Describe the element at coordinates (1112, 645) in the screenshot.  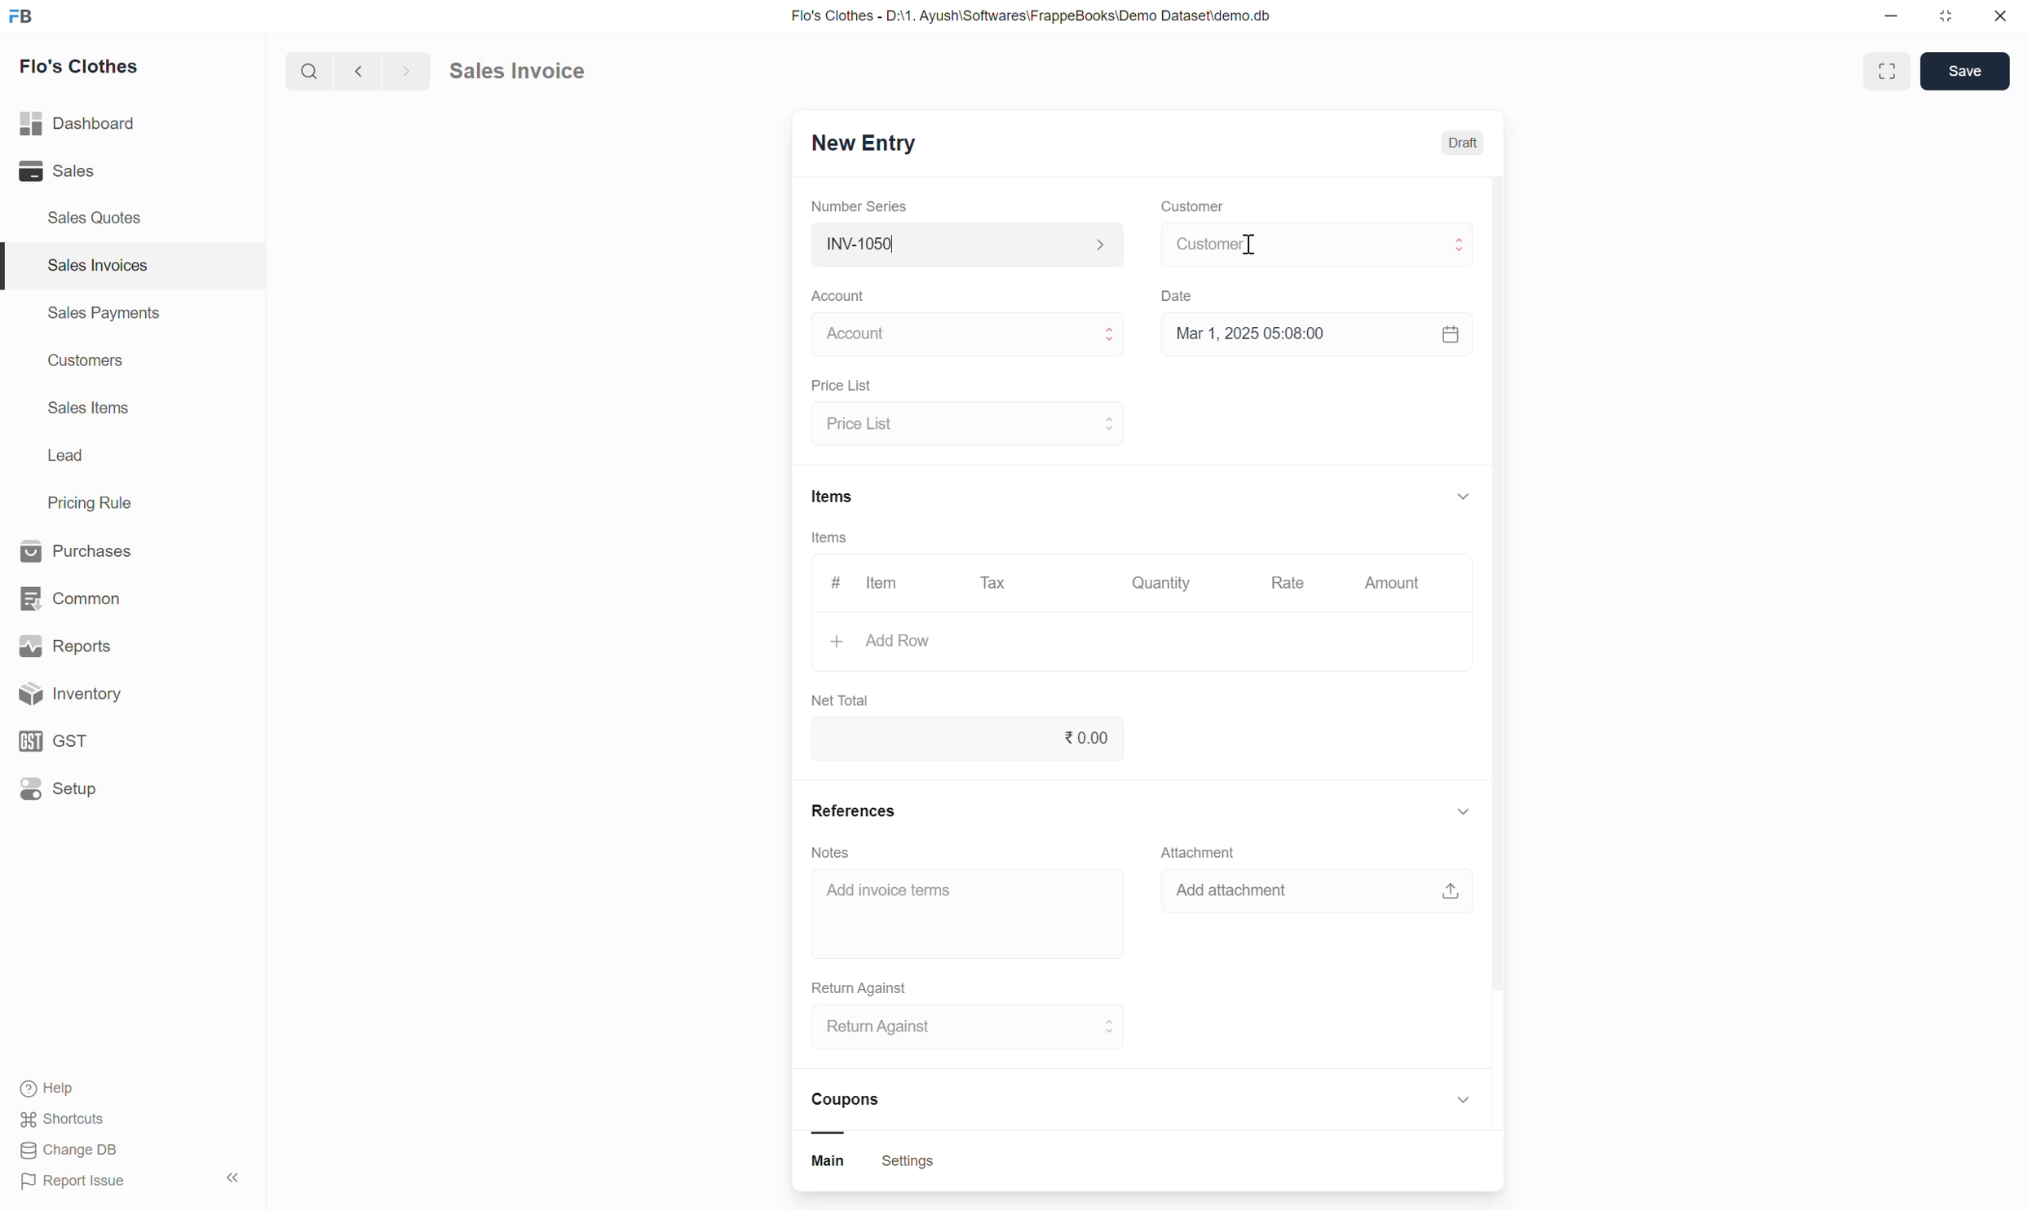
I see `Add row` at that location.